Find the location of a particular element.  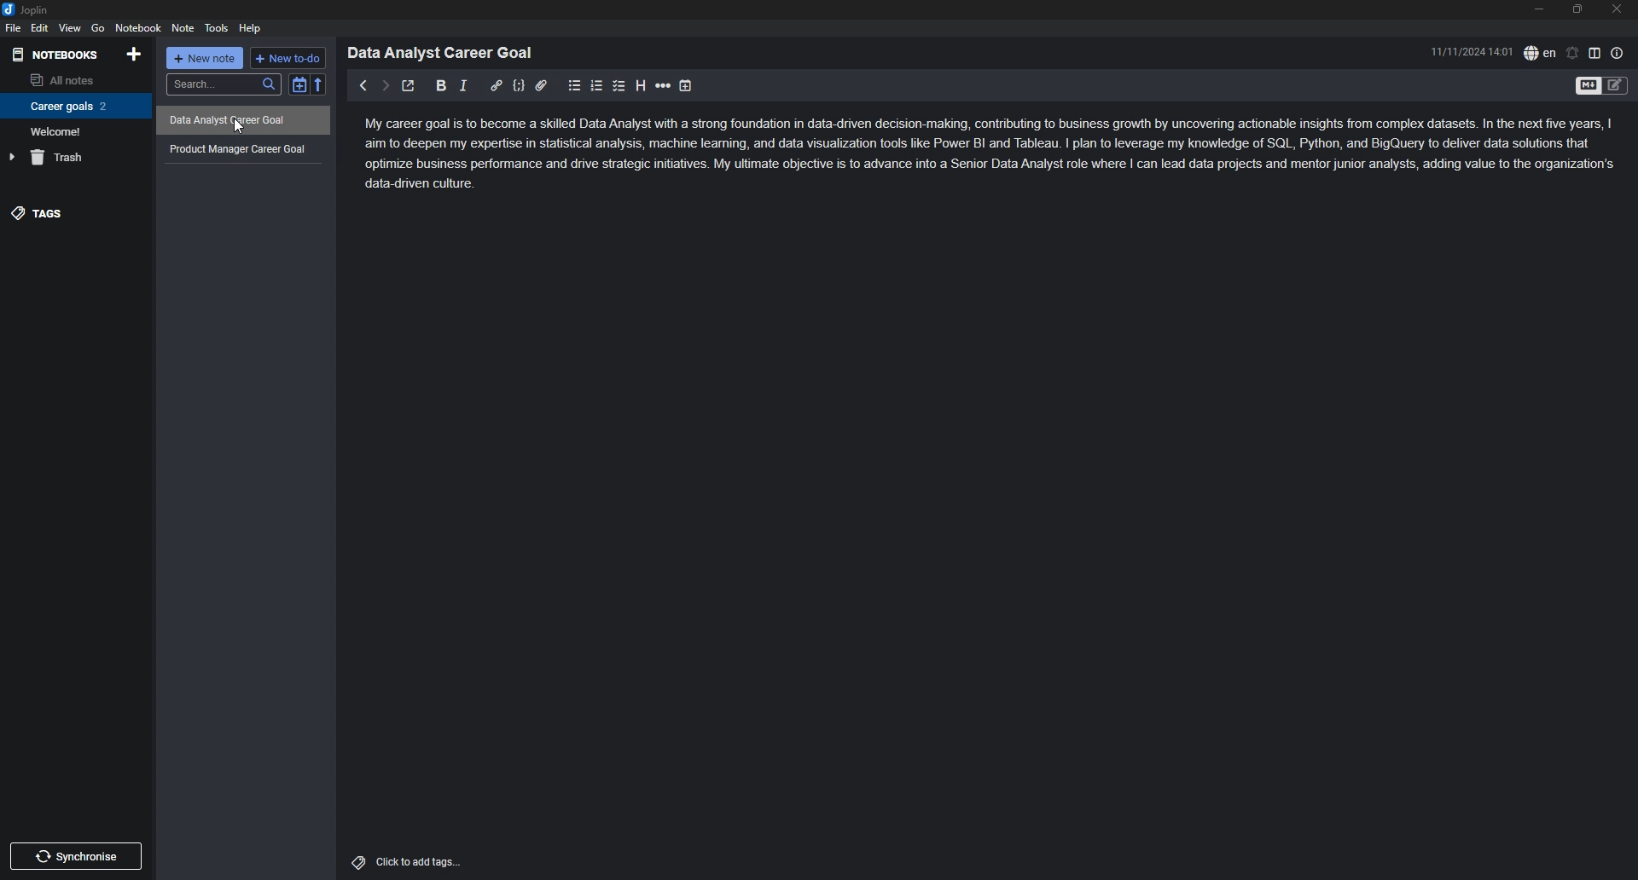

next is located at coordinates (385, 86).